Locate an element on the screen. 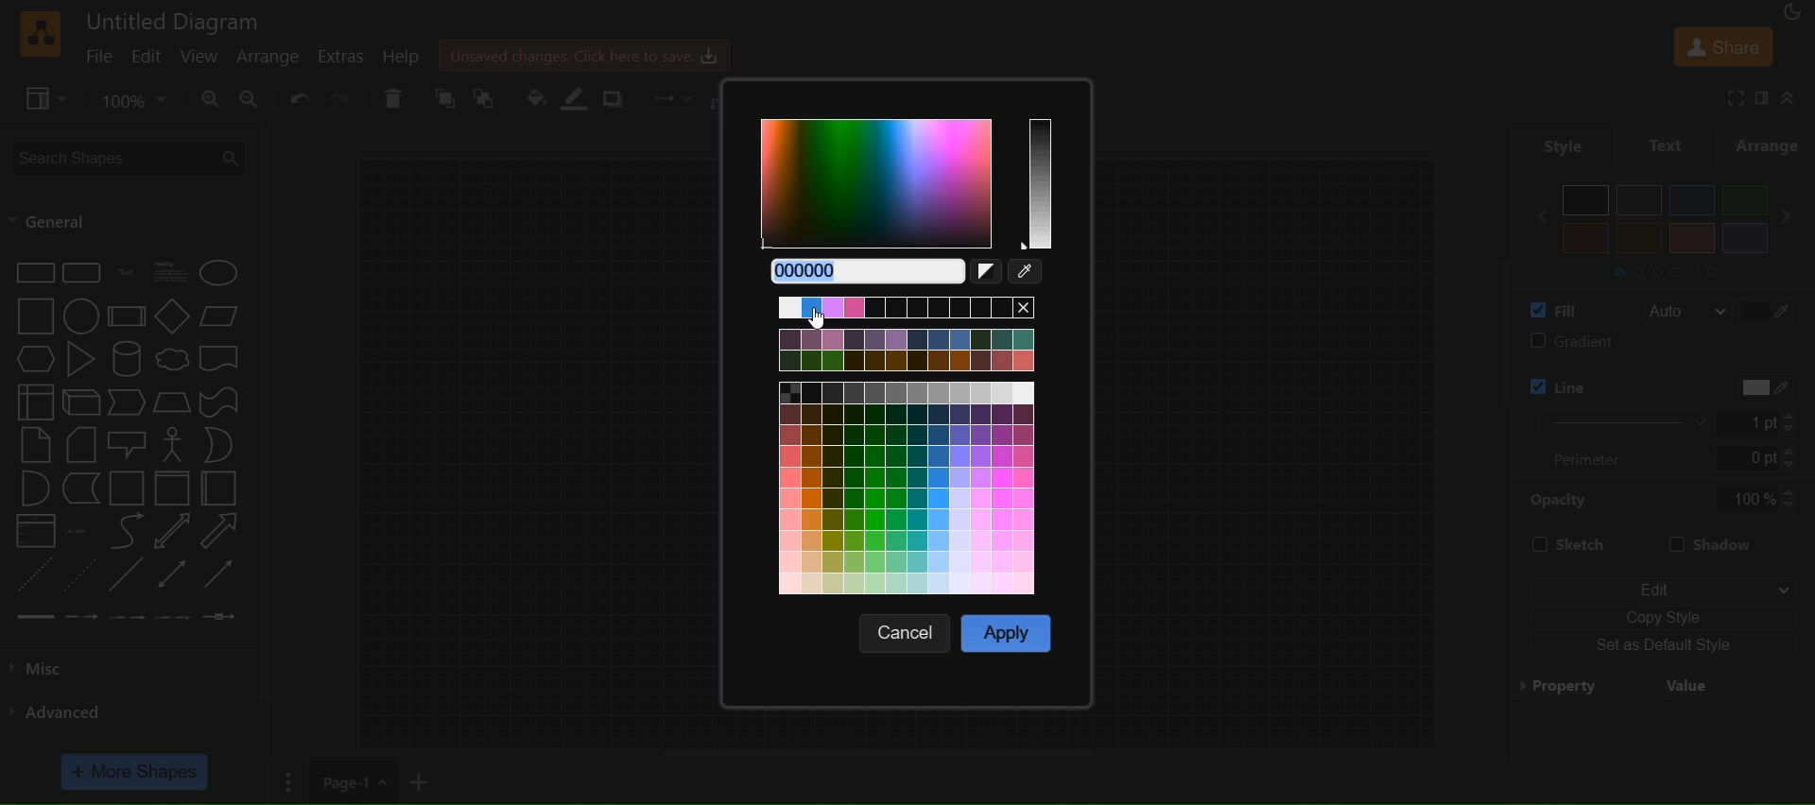  light yellow color is located at coordinates (1638, 238).